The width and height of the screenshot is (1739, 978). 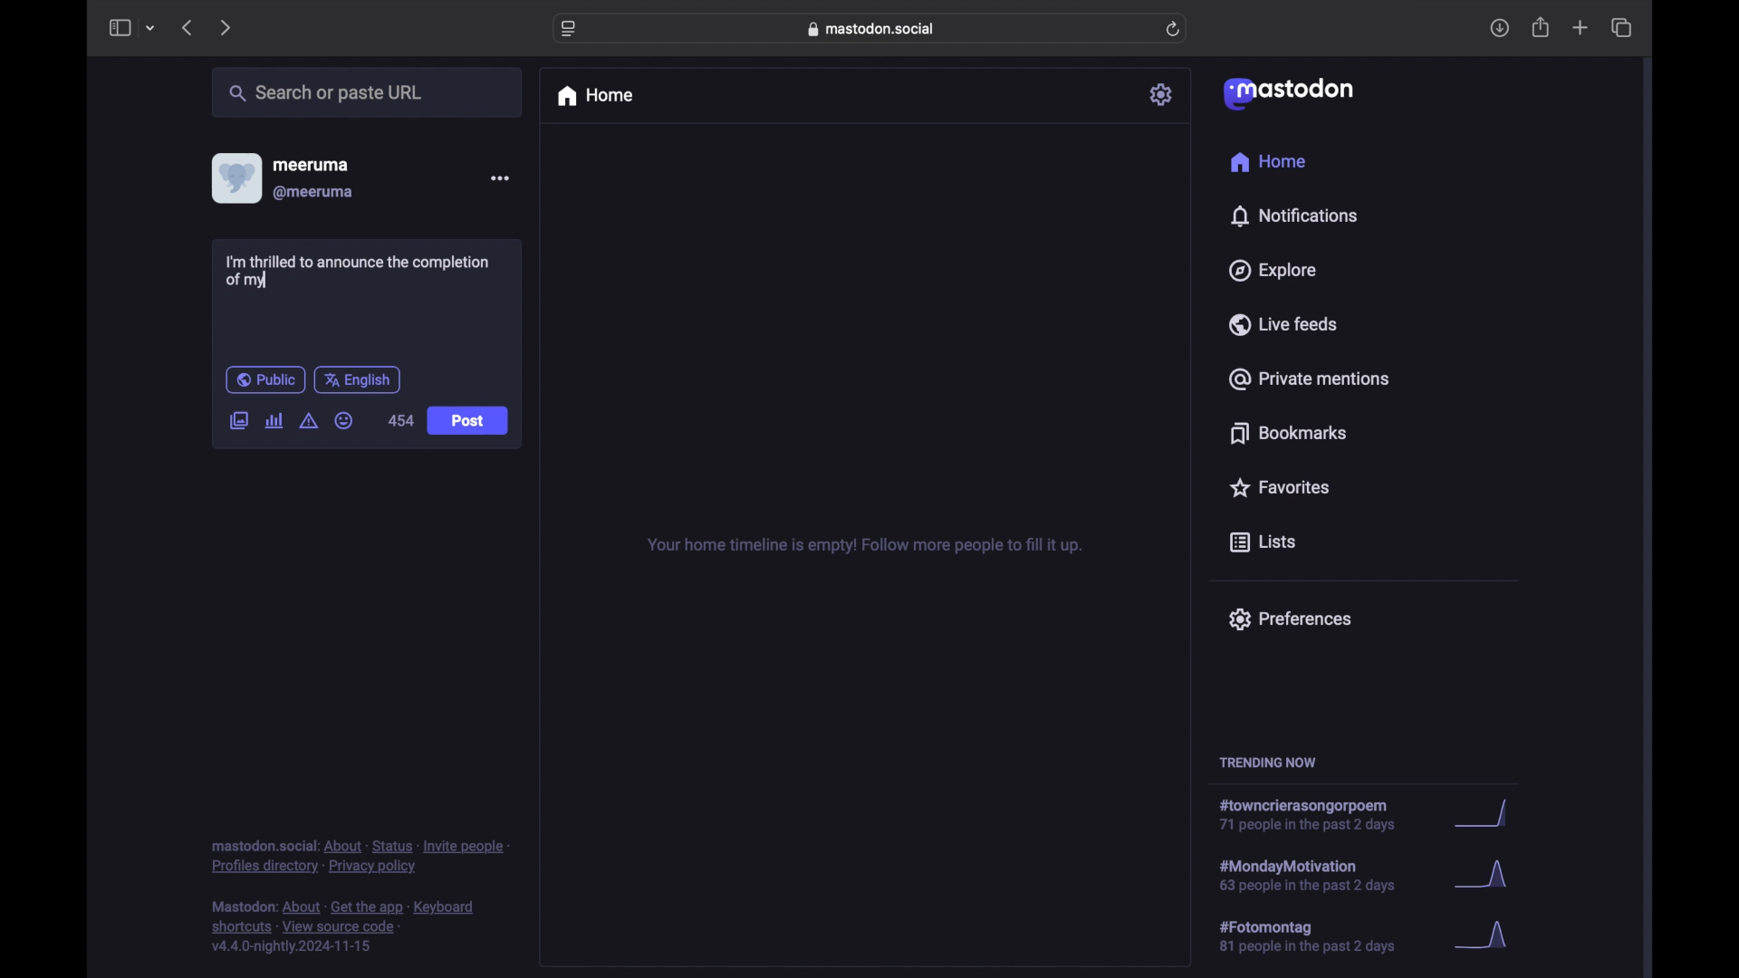 What do you see at coordinates (315, 193) in the screenshot?
I see `@meeruma` at bounding box center [315, 193].